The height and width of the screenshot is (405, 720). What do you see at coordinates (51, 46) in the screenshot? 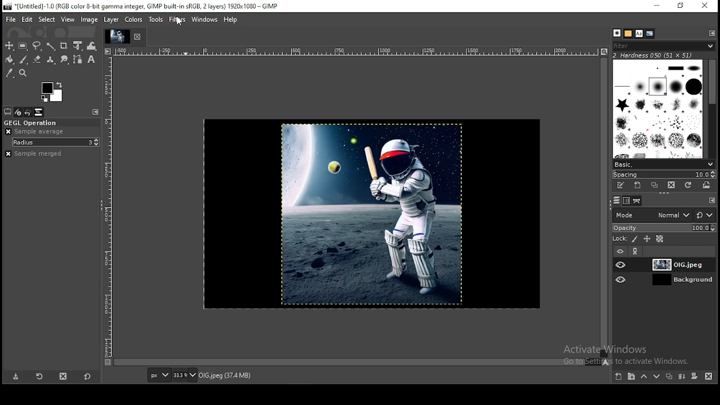
I see `` at bounding box center [51, 46].